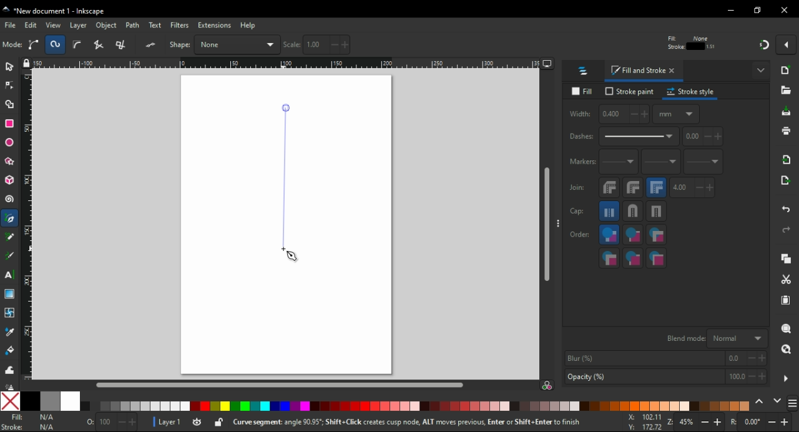 The height and width of the screenshot is (432, 799). I want to click on previous, so click(761, 402).